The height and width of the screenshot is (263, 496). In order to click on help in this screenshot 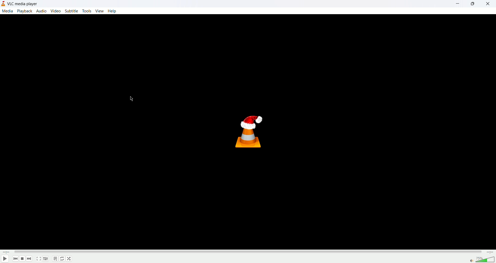, I will do `click(113, 11)`.